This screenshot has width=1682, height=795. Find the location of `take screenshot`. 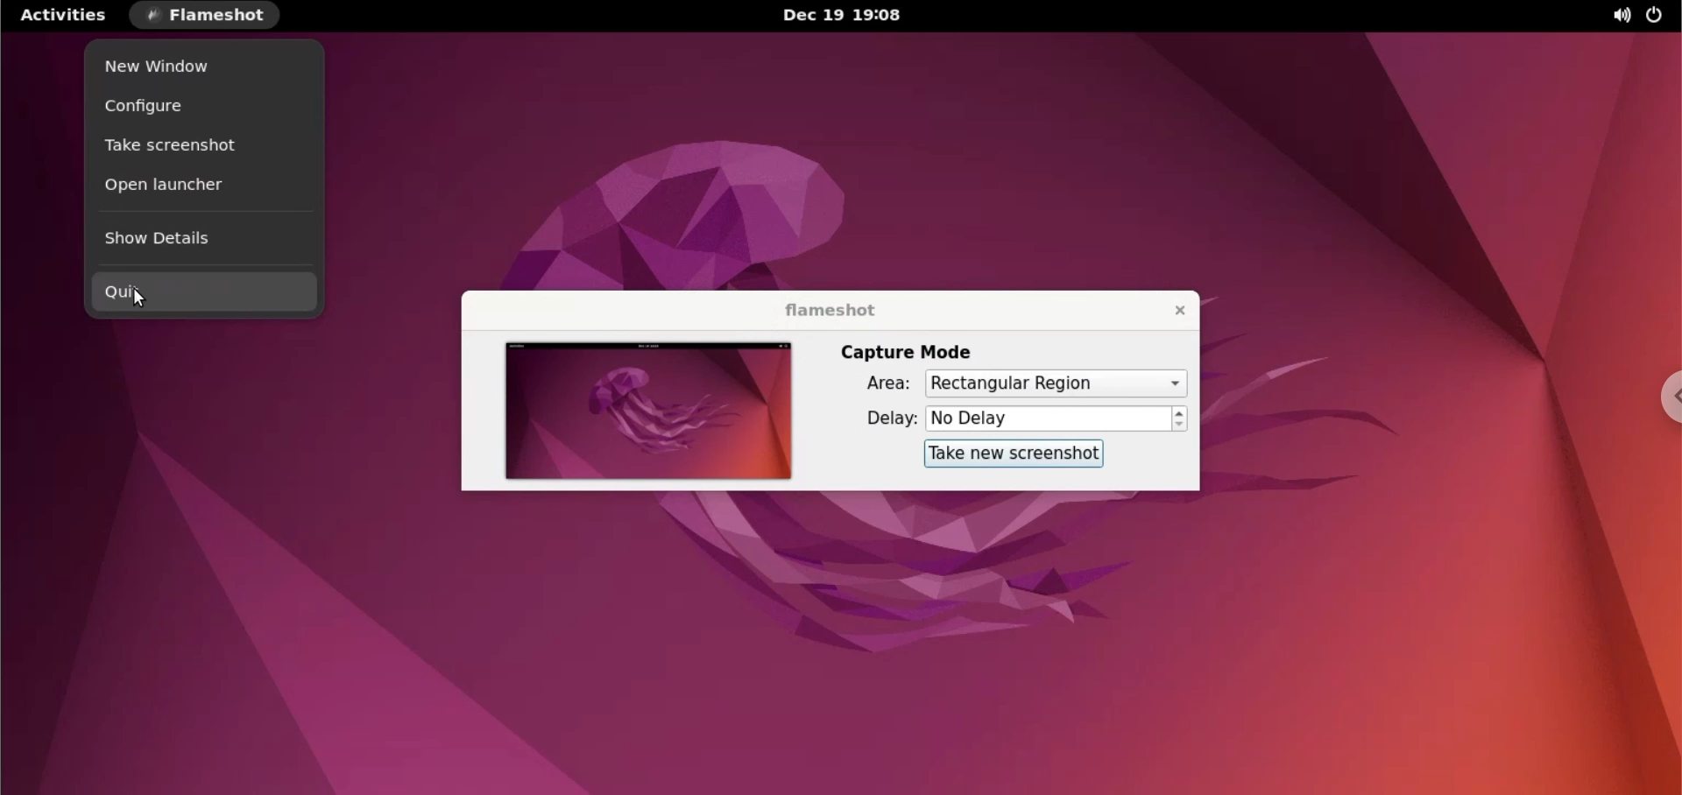

take screenshot is located at coordinates (203, 151).